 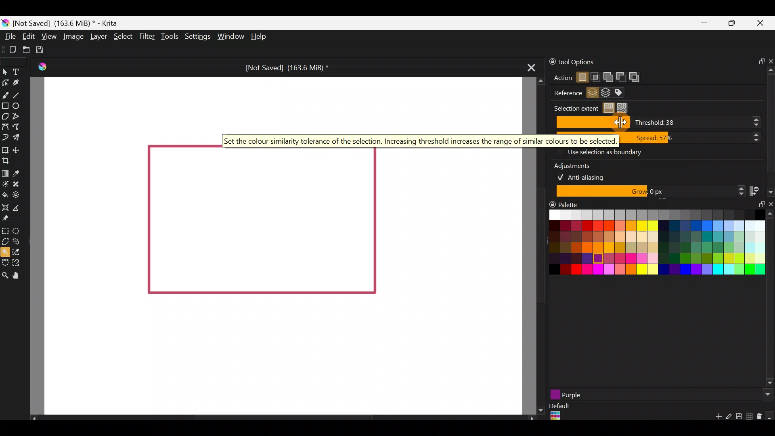 I want to click on Ellipse tool, so click(x=19, y=105).